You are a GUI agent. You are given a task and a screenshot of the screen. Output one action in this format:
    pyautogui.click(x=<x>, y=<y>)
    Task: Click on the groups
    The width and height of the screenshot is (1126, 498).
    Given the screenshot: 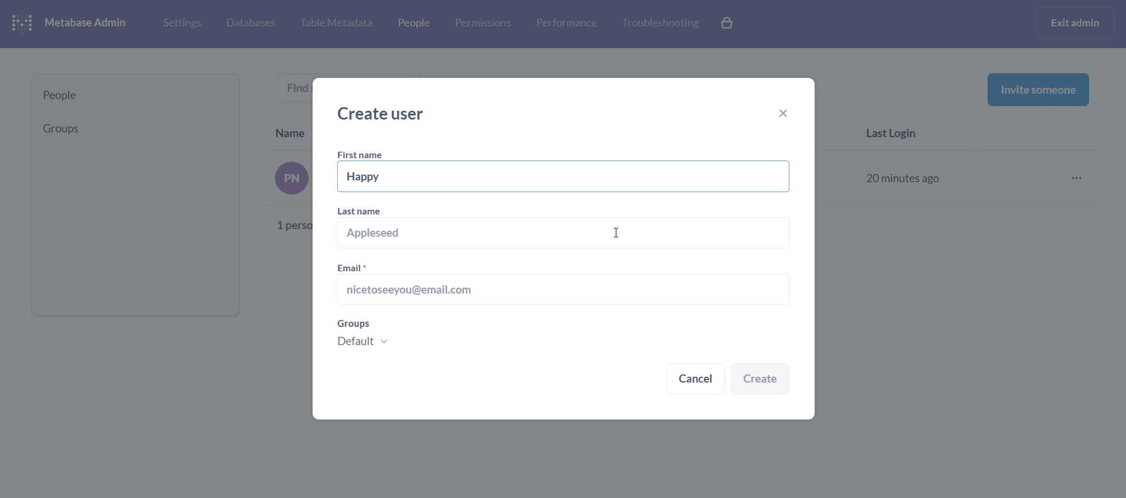 What is the action you would take?
    pyautogui.click(x=561, y=337)
    